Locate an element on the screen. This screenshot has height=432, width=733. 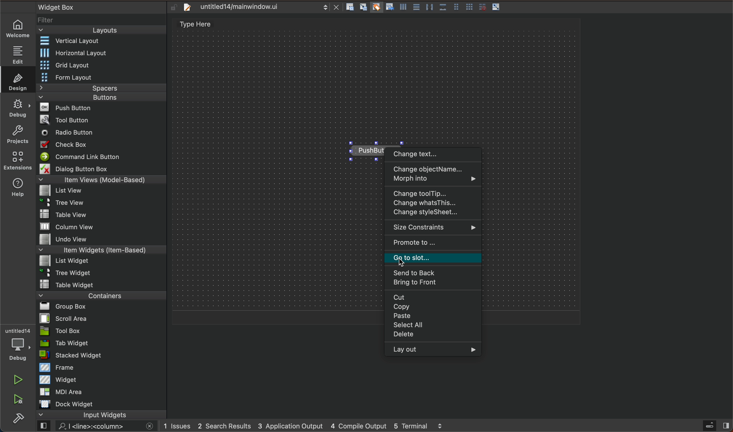
radio button is located at coordinates (105, 133).